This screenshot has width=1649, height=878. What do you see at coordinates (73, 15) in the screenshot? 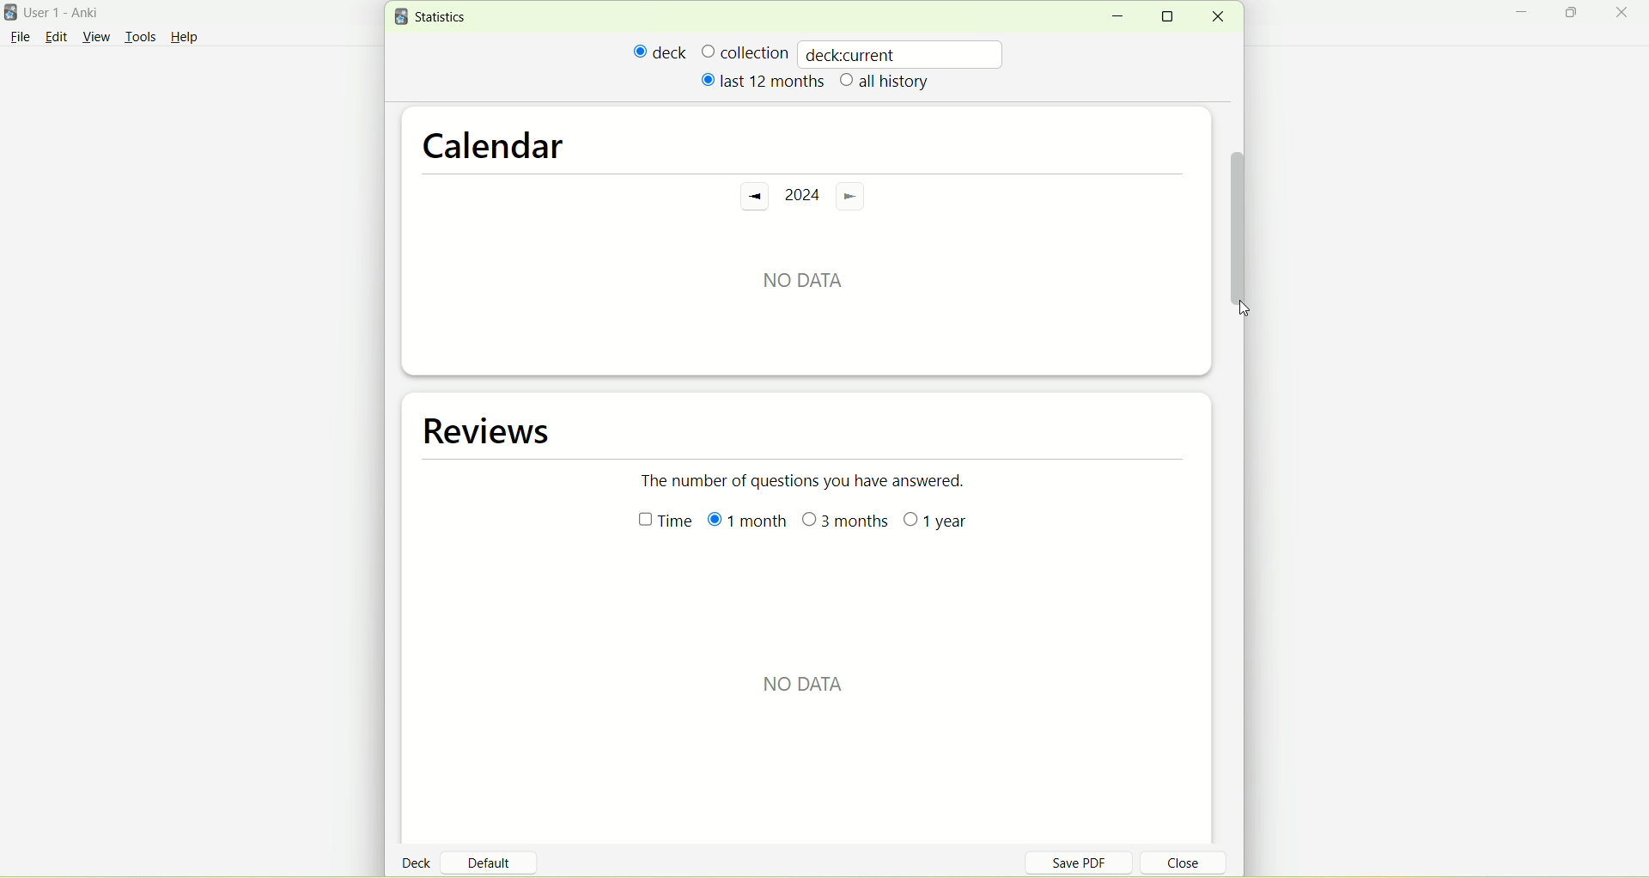
I see `User 1- Anki` at bounding box center [73, 15].